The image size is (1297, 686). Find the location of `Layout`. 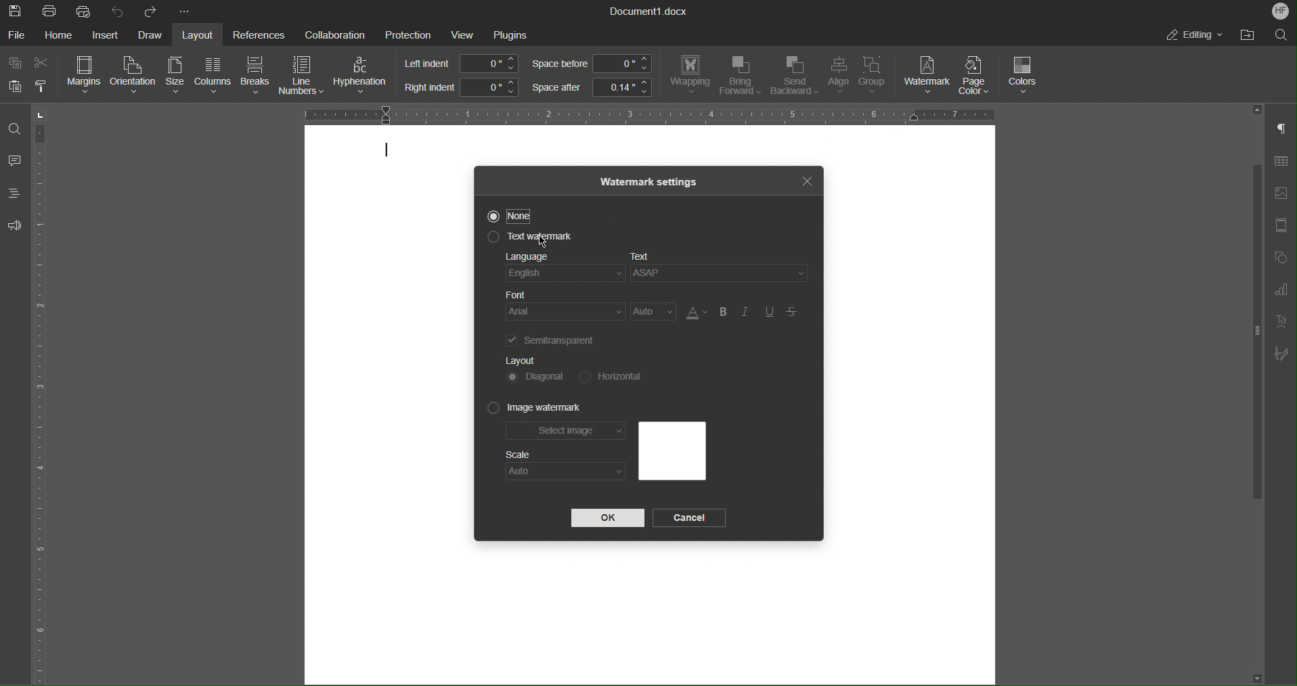

Layout is located at coordinates (200, 35).